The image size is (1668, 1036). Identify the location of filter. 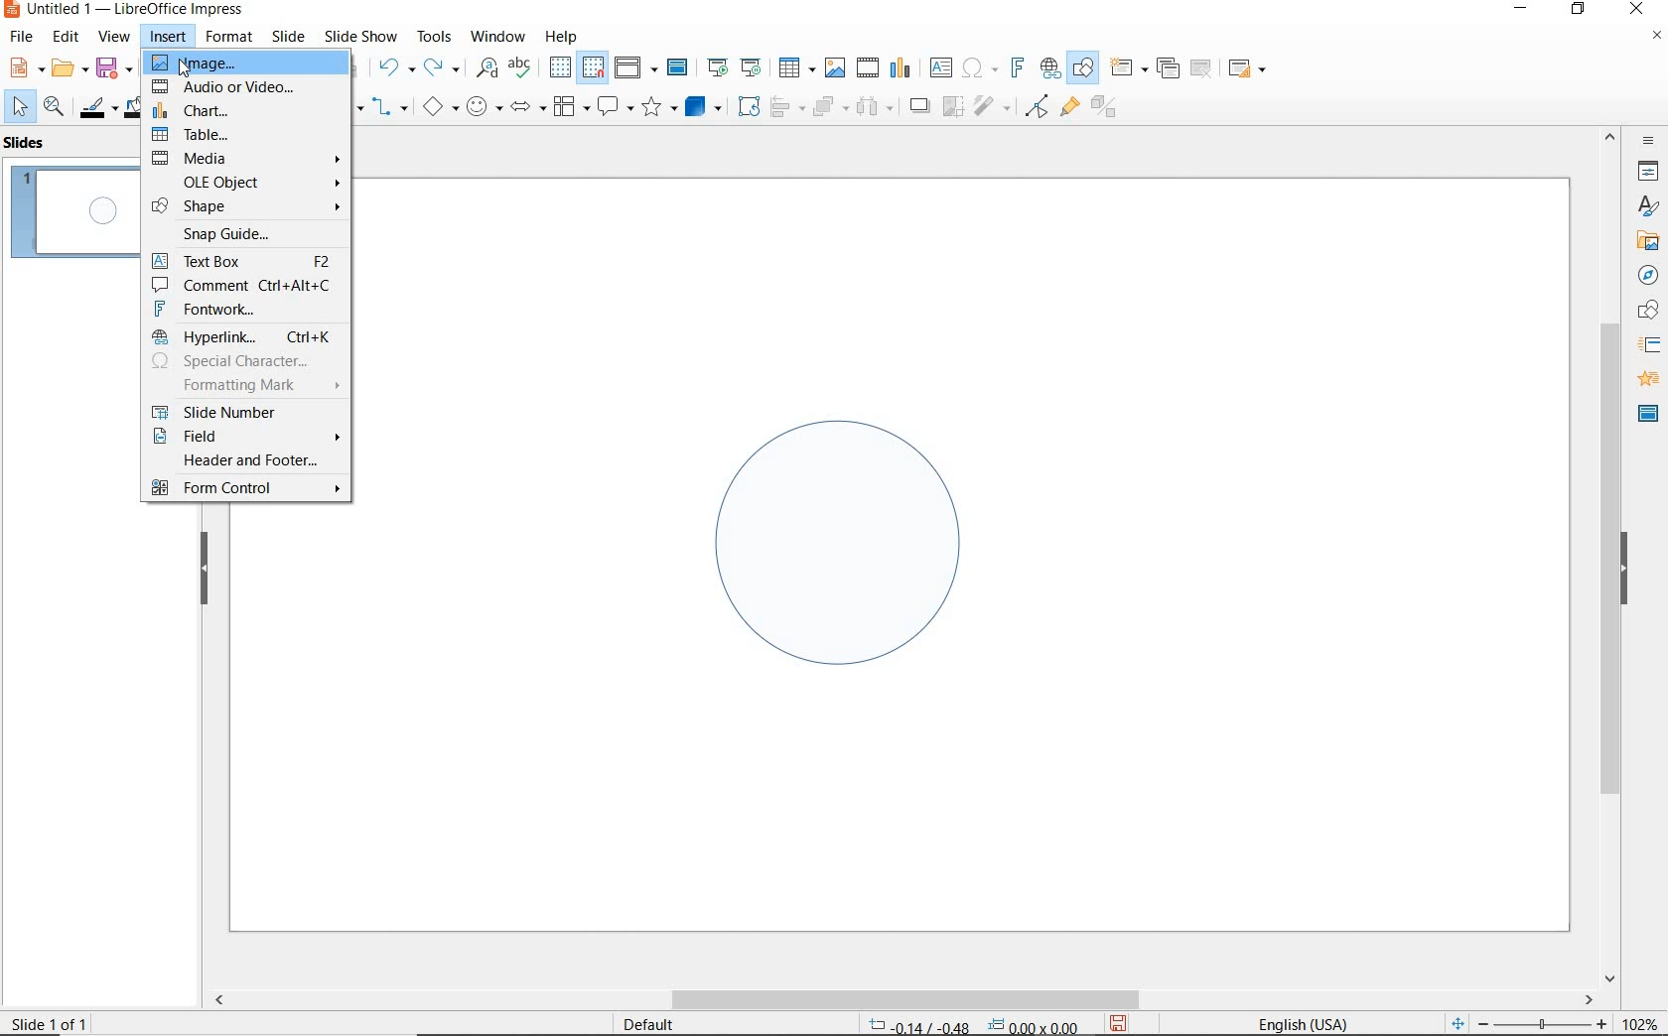
(994, 103).